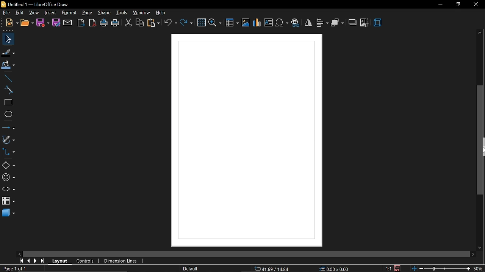 The width and height of the screenshot is (485, 272). Describe the element at coordinates (12, 23) in the screenshot. I see `new` at that location.